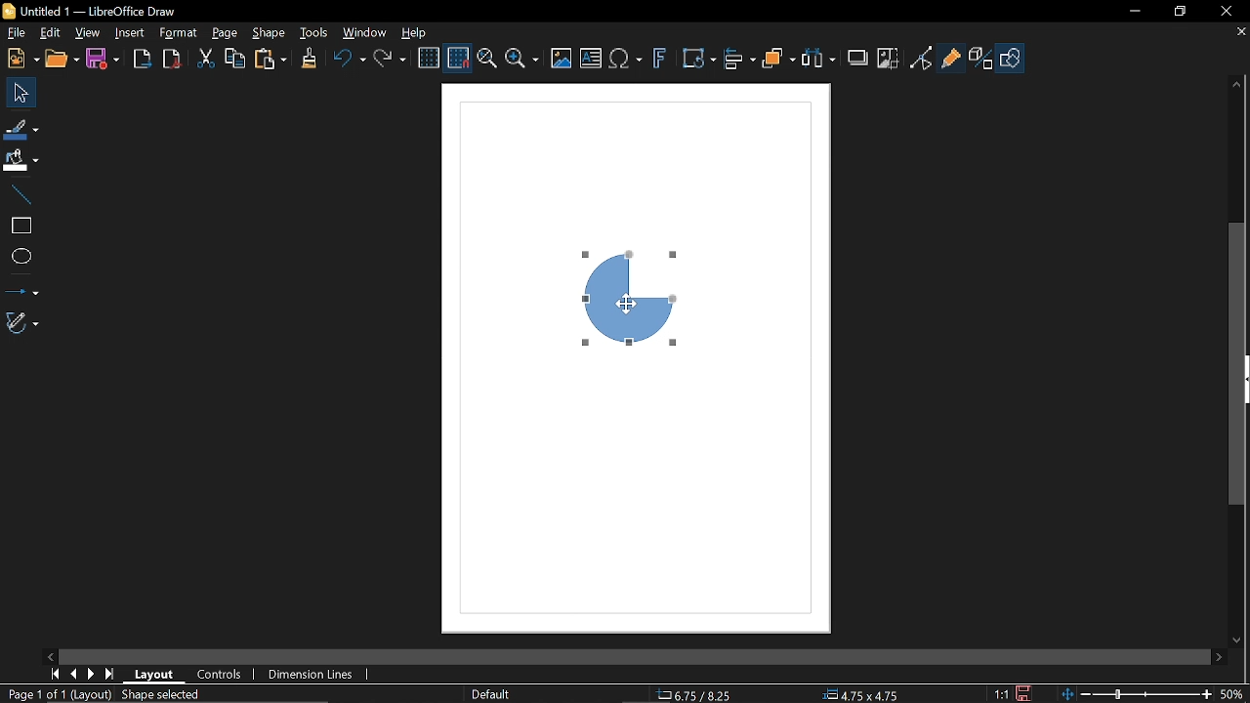  Describe the element at coordinates (156, 674) in the screenshot. I see `Layout` at that location.